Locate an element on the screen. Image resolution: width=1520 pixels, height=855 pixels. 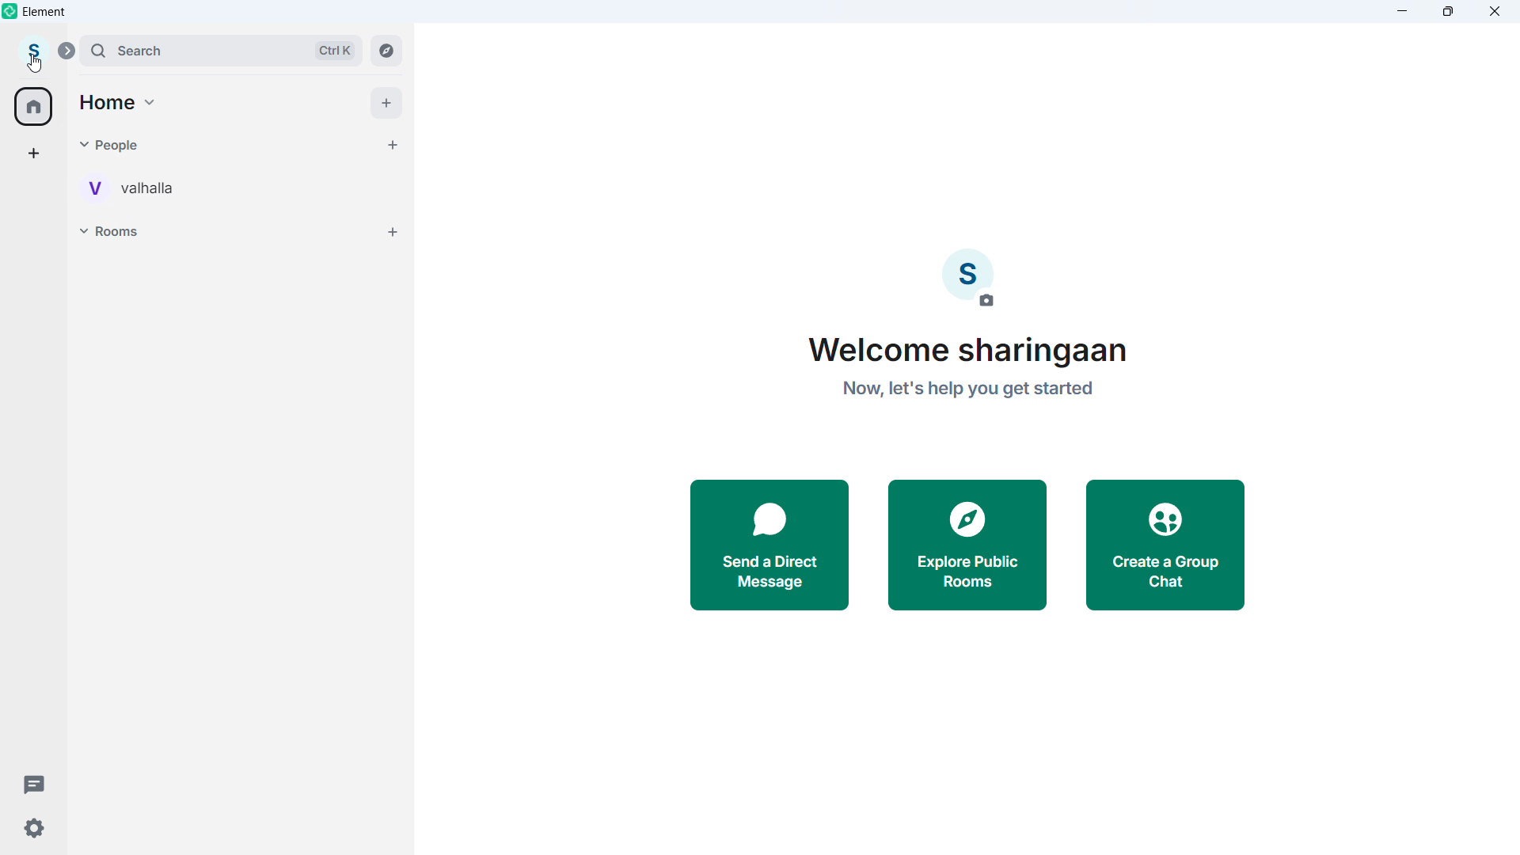
Personal room  is located at coordinates (131, 188).